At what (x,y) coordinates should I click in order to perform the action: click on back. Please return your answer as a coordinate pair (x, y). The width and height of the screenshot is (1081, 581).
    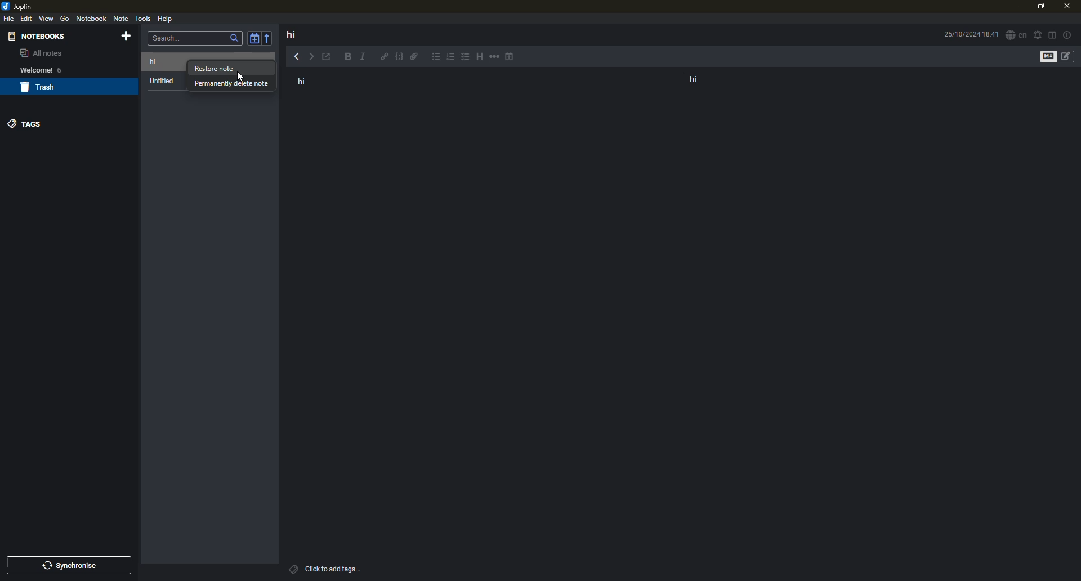
    Looking at the image, I should click on (296, 56).